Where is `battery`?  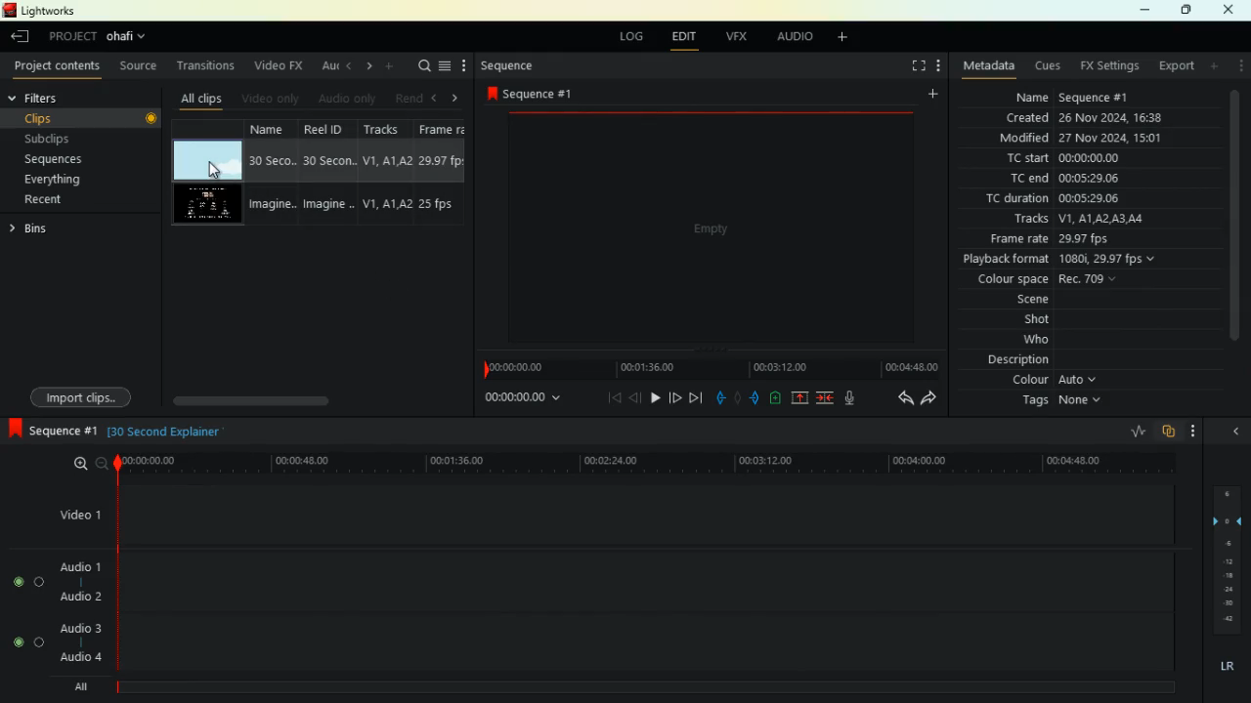 battery is located at coordinates (774, 398).